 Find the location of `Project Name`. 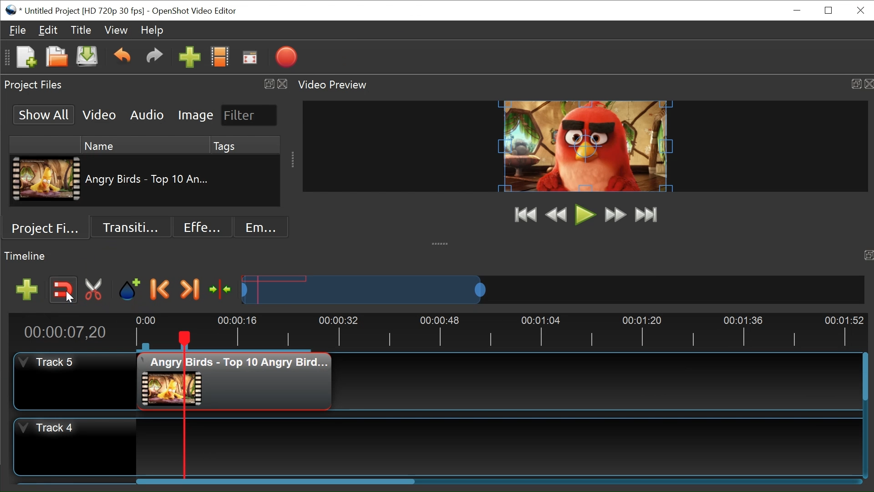

Project Name is located at coordinates (84, 10).